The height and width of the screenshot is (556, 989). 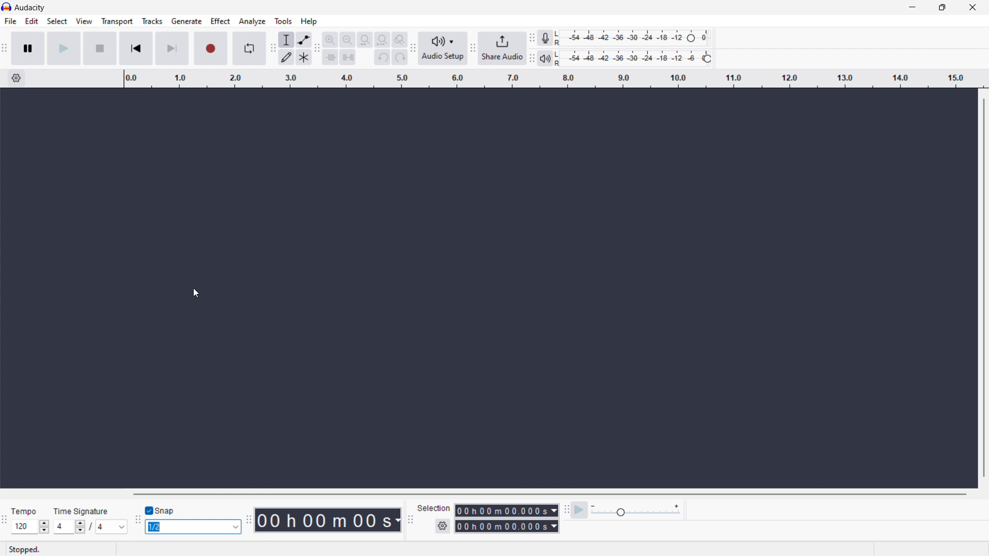 I want to click on set tempo, so click(x=30, y=527).